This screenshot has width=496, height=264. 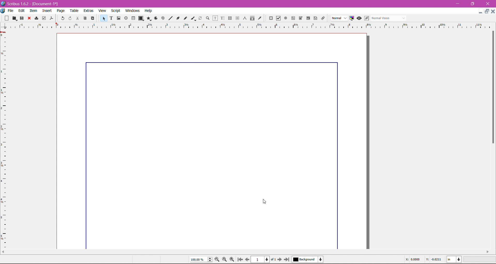 I want to click on Edit Contents of Frame, so click(x=215, y=18).